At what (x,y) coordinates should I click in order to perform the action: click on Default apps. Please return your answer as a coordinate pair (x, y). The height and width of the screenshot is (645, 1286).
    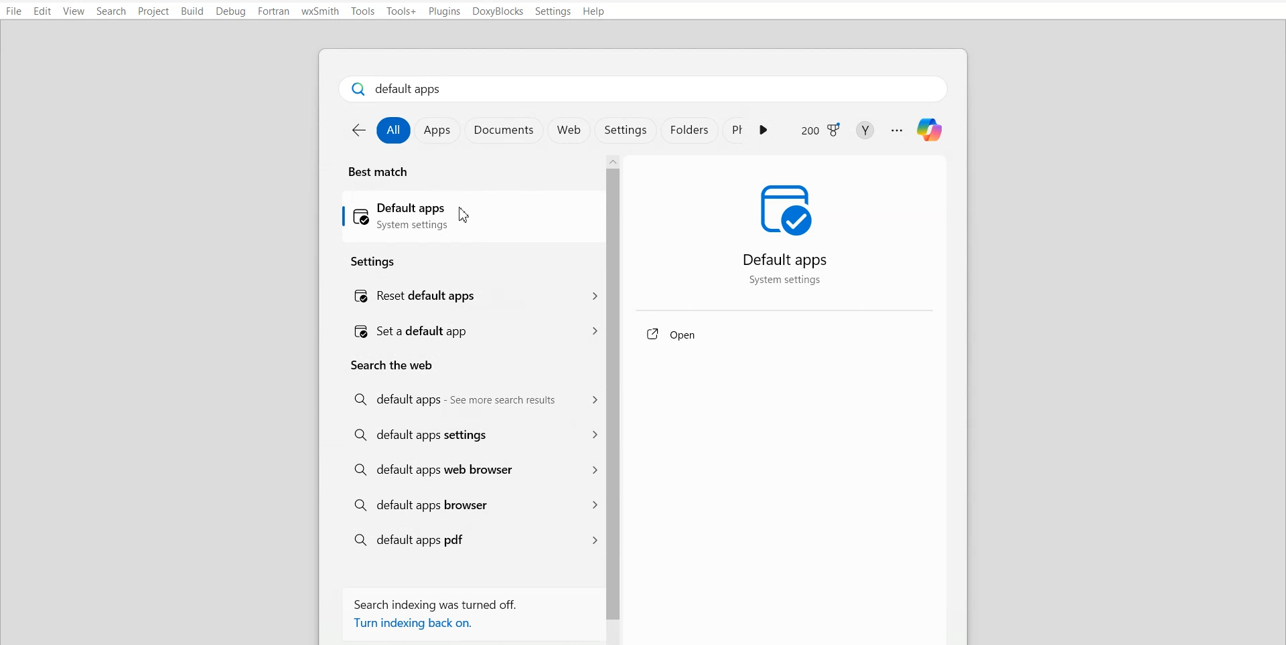
    Looking at the image, I should click on (473, 472).